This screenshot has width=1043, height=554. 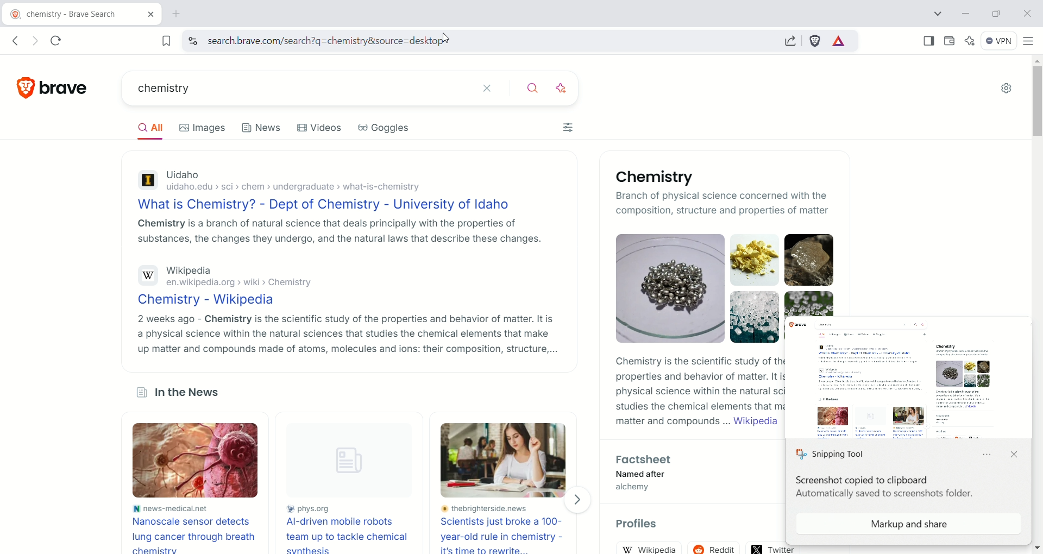 What do you see at coordinates (318, 41) in the screenshot?
I see `https://search.brave.com/search?q=chemistry&source=desktop` at bounding box center [318, 41].